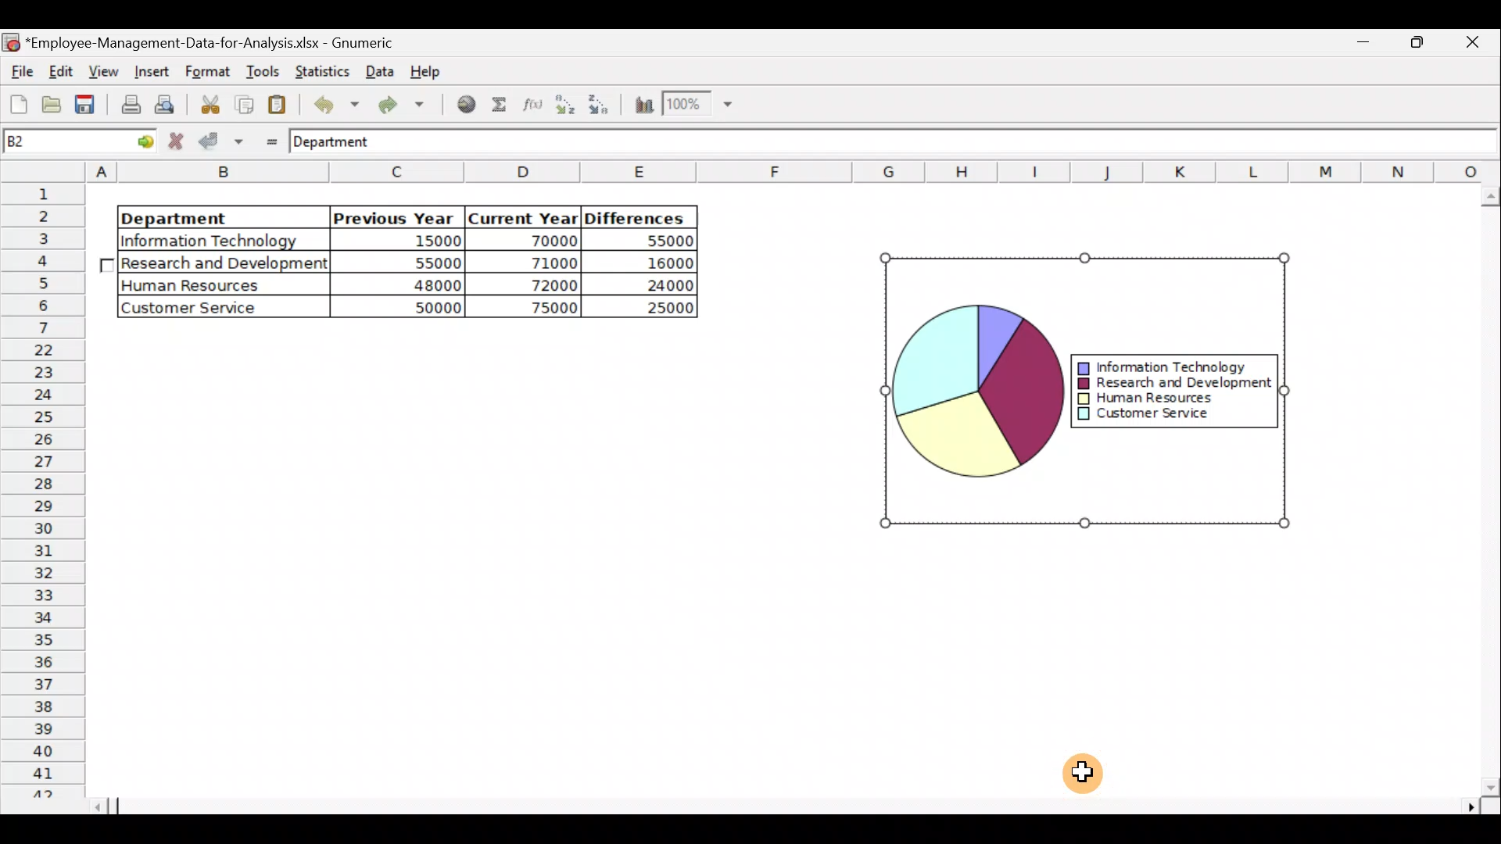  What do you see at coordinates (524, 217) in the screenshot?
I see `Current Year` at bounding box center [524, 217].